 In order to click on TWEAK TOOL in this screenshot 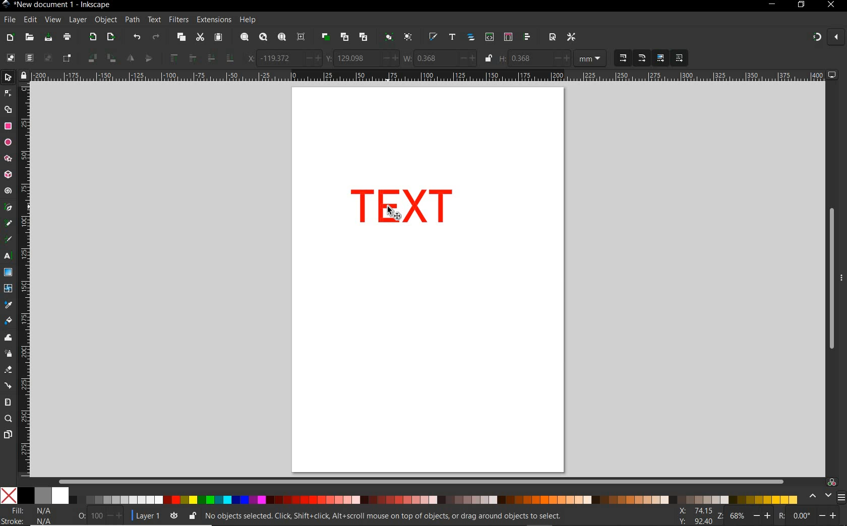, I will do `click(9, 338)`.